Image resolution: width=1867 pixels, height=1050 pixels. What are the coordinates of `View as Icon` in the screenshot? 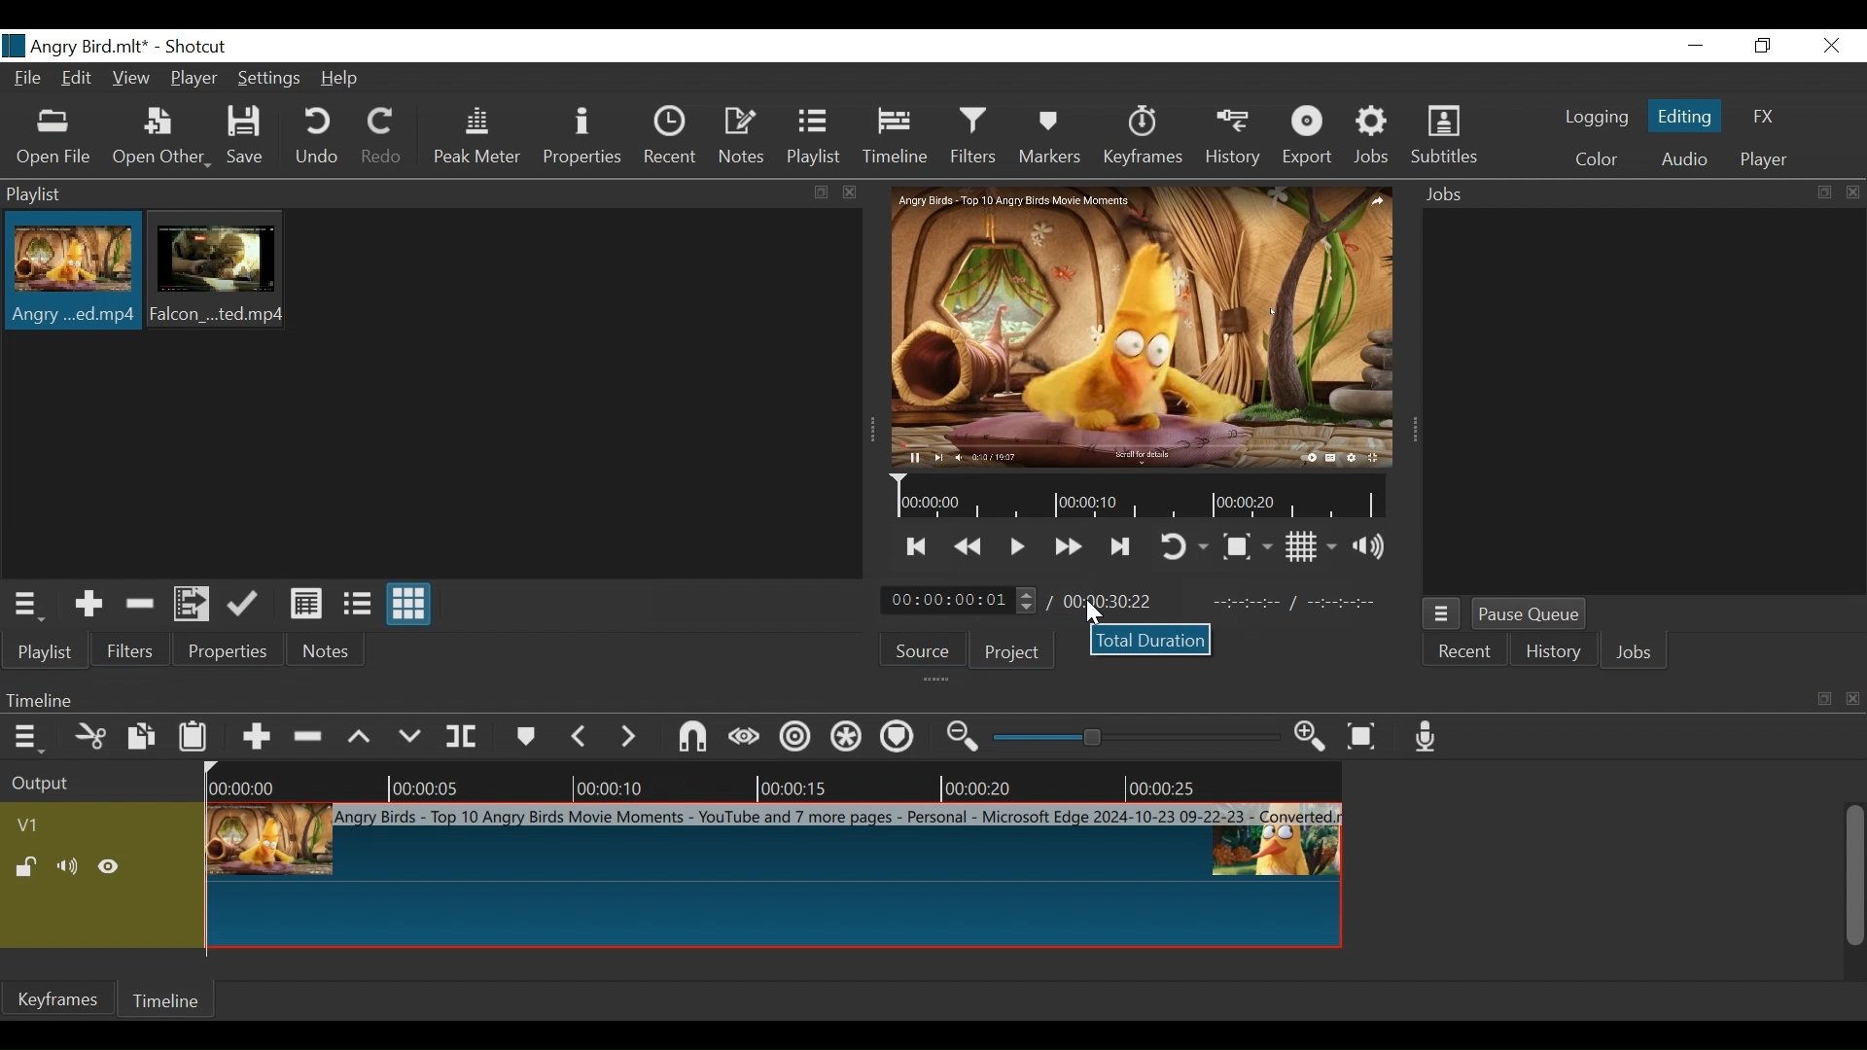 It's located at (409, 605).